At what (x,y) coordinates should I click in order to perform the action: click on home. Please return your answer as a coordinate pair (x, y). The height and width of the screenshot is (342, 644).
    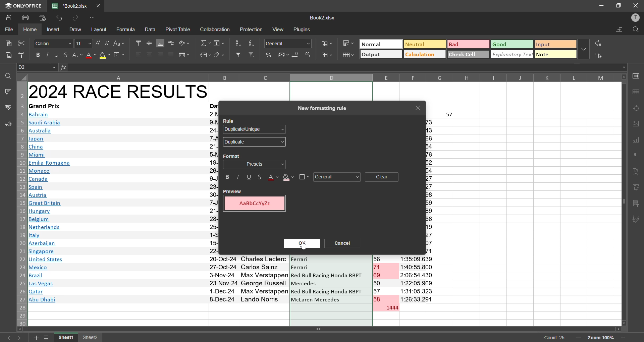
    Looking at the image, I should click on (32, 30).